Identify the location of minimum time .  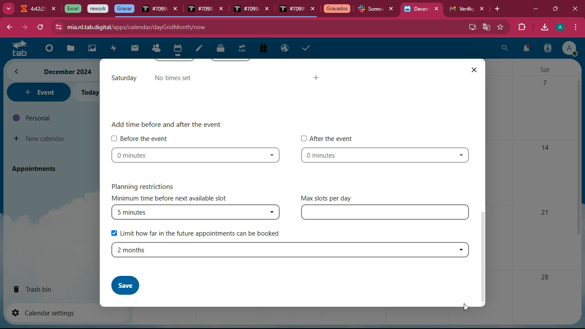
(174, 199).